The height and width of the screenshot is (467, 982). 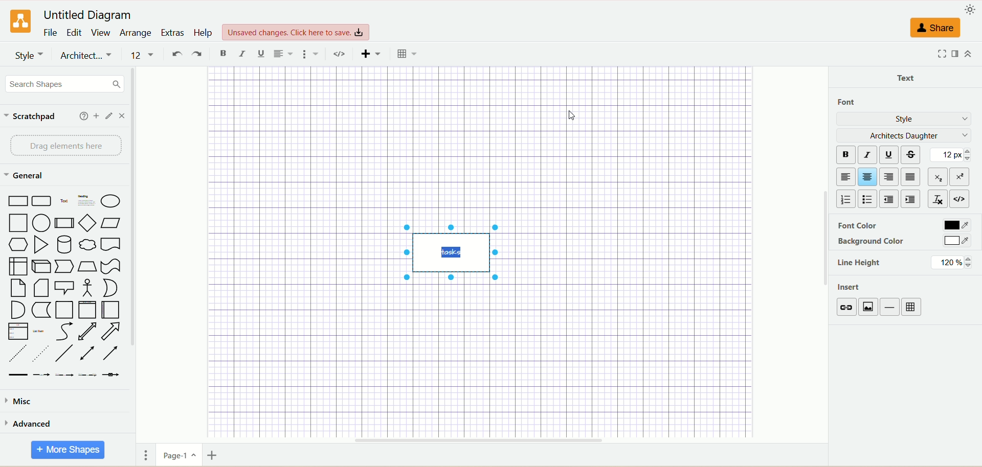 What do you see at coordinates (38, 332) in the screenshot?
I see `List Item` at bounding box center [38, 332].